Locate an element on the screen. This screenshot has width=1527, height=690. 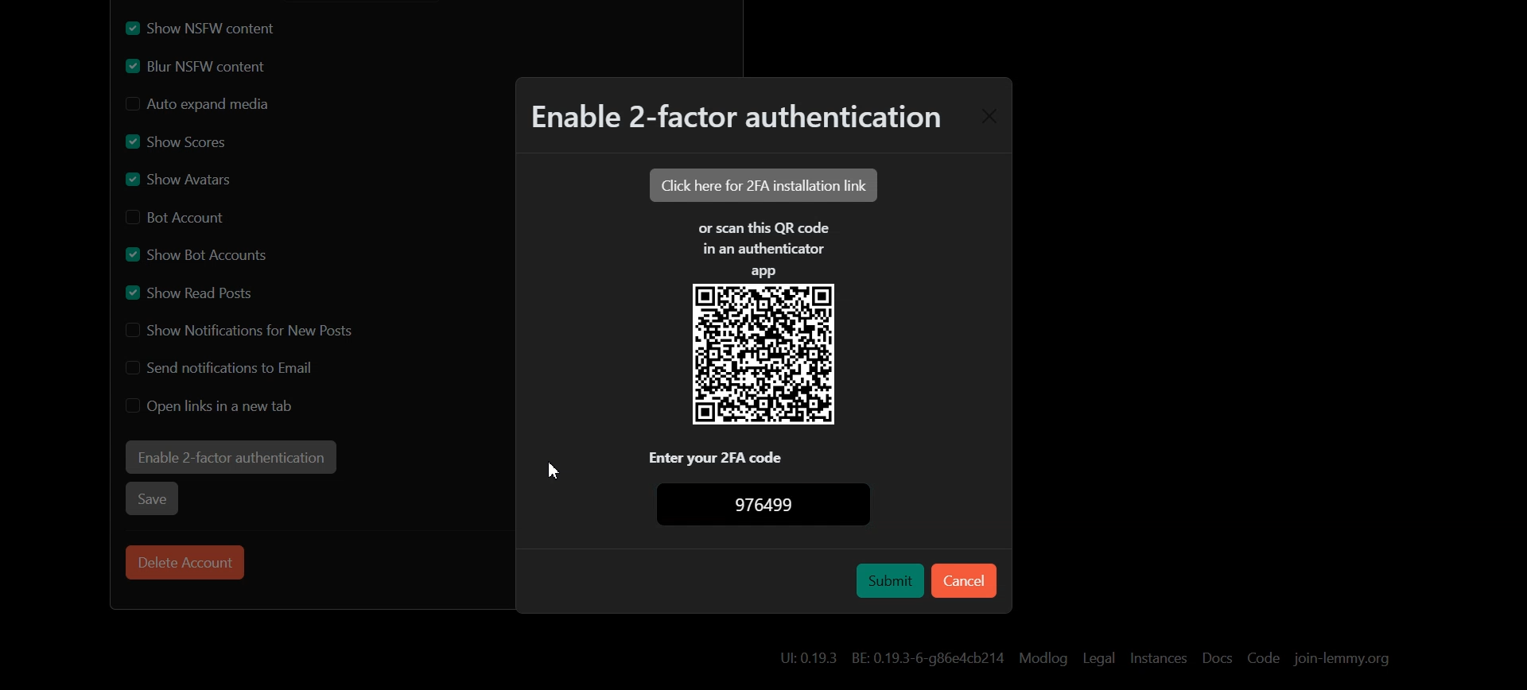
Modlog is located at coordinates (1043, 657).